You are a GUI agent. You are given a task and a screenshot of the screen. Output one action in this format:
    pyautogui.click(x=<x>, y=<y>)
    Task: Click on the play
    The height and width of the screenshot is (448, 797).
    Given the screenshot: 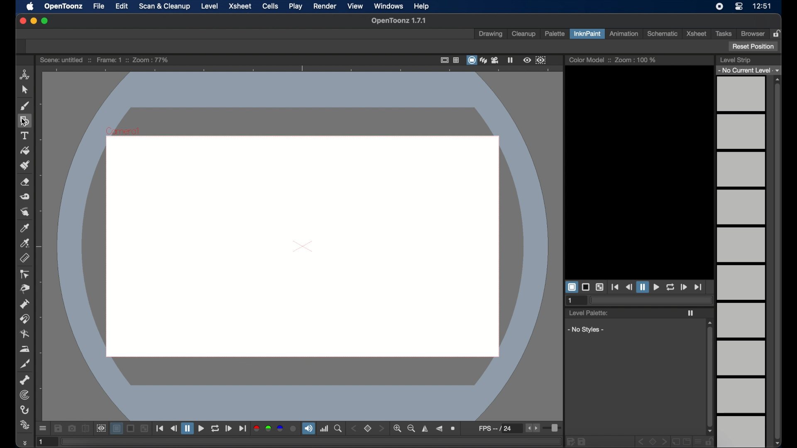 What is the action you would take?
    pyautogui.click(x=296, y=6)
    